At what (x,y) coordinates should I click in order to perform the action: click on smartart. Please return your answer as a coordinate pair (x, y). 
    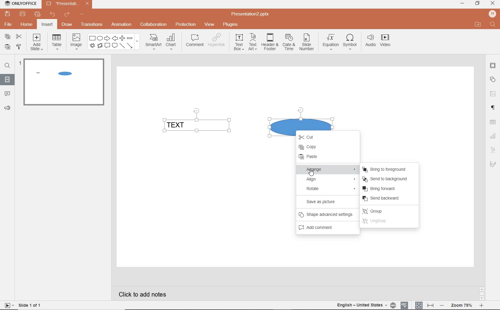
    Looking at the image, I should click on (153, 42).